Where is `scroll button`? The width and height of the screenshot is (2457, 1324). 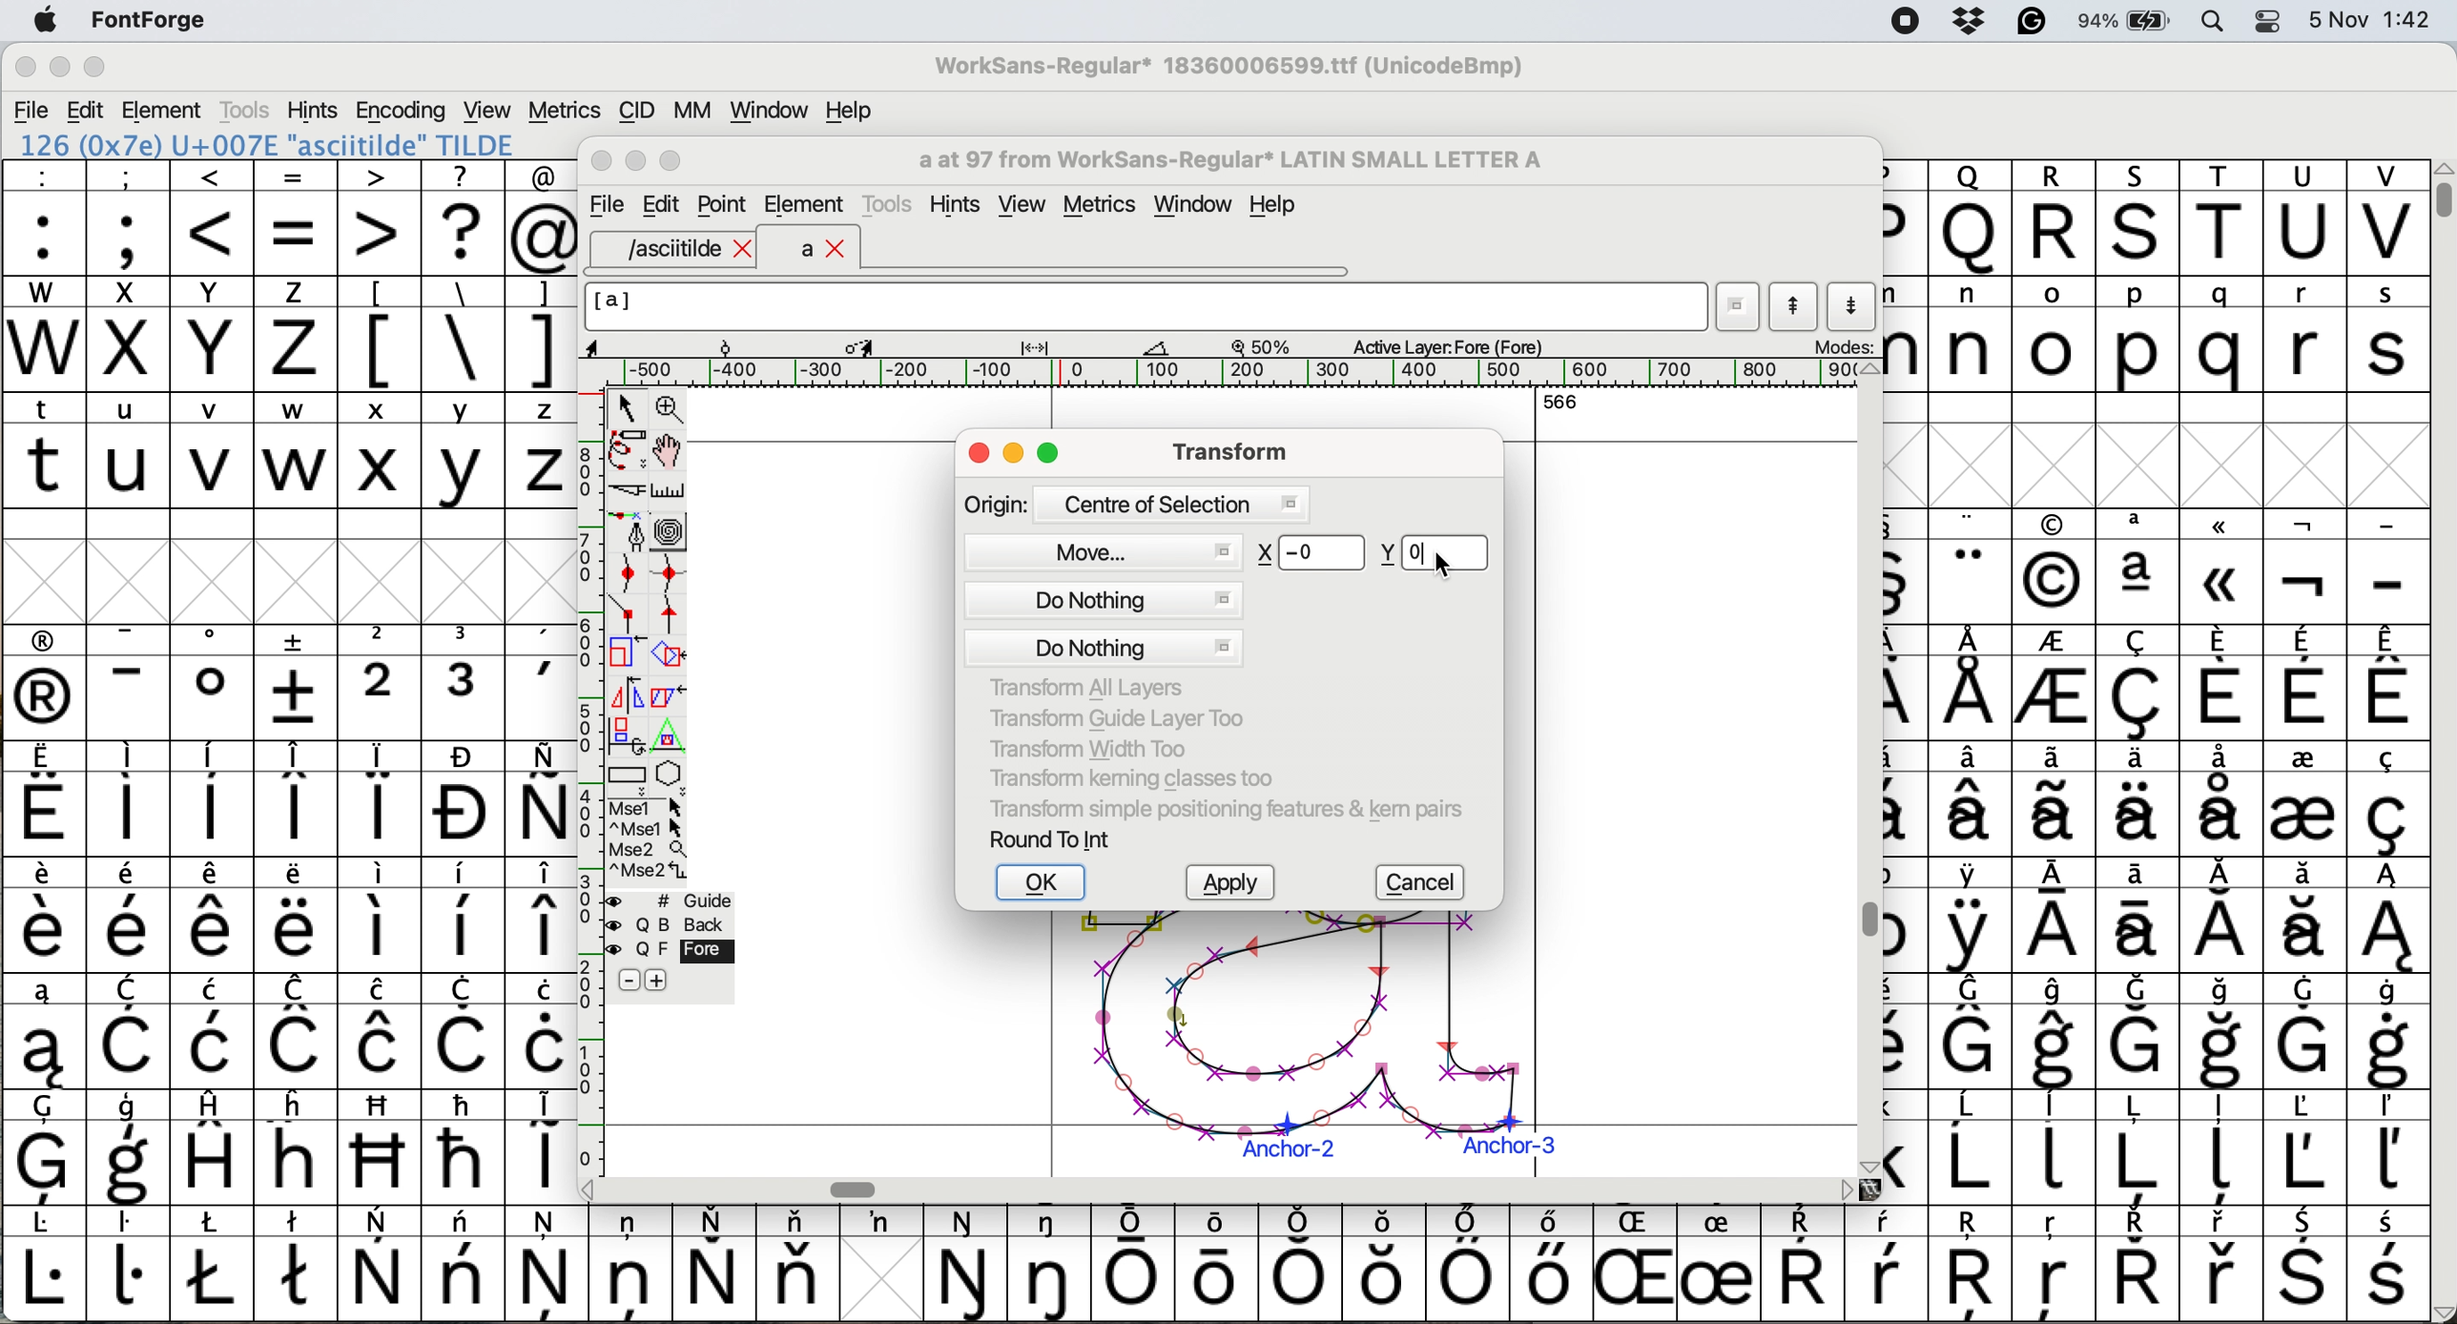
scroll button is located at coordinates (1847, 1189).